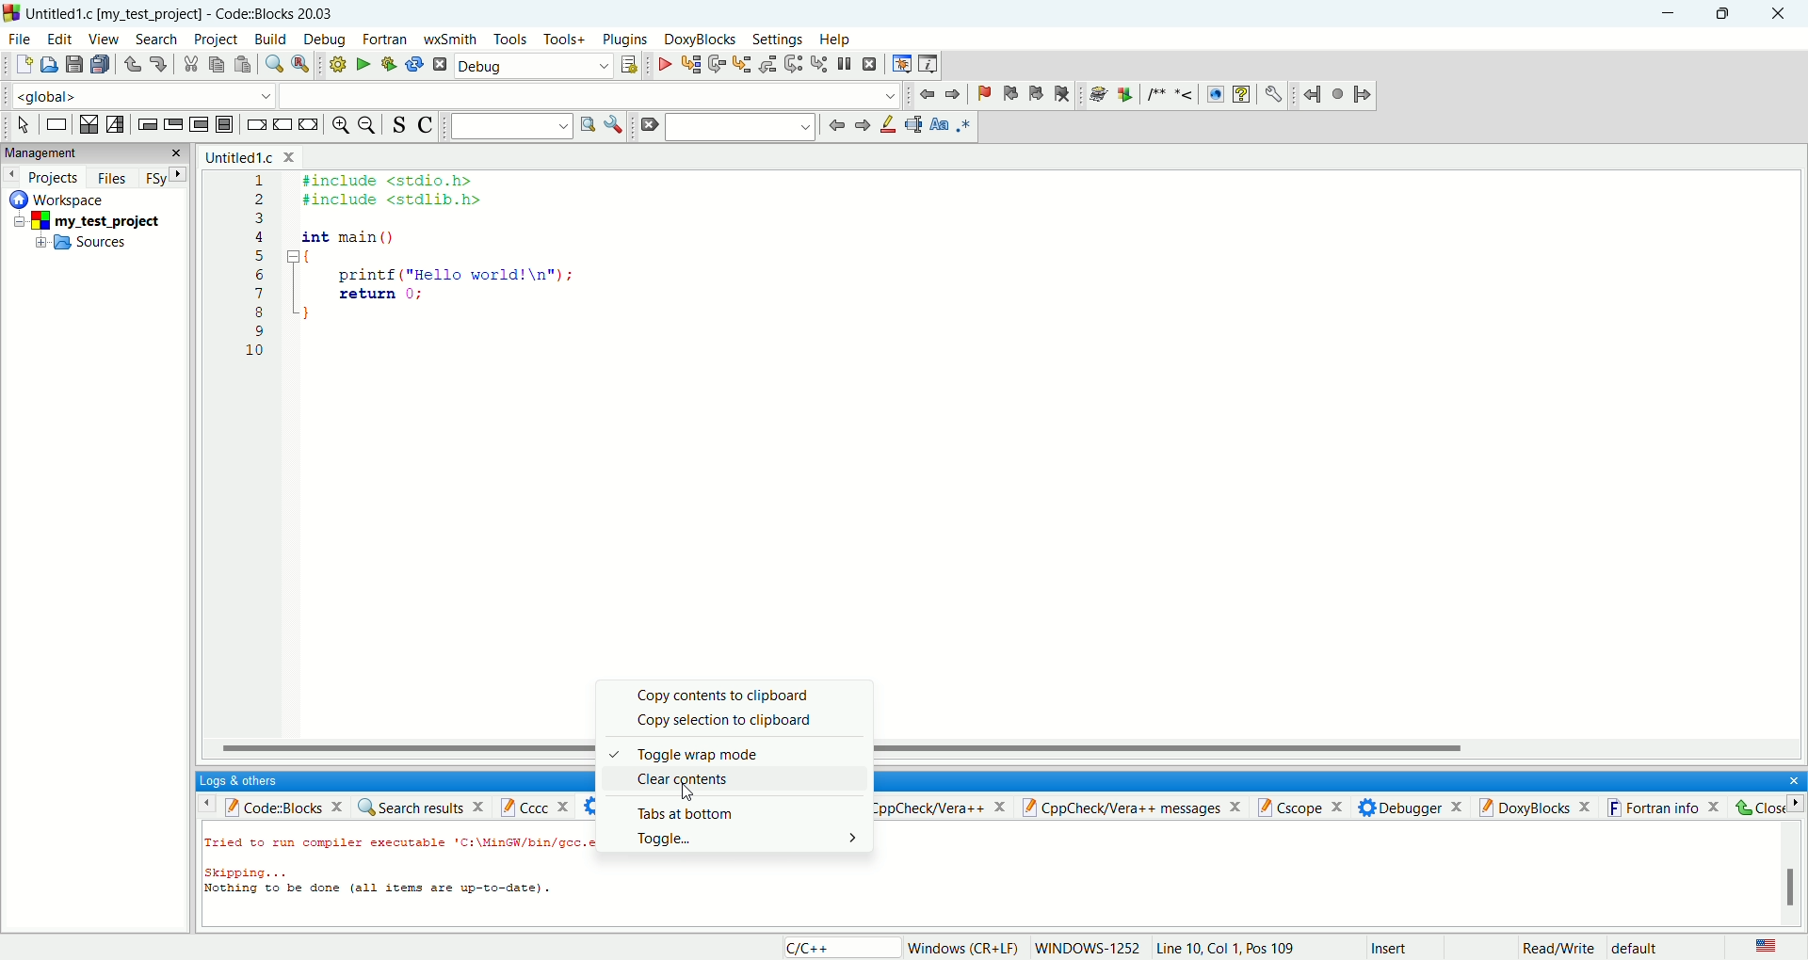  I want to click on return instruction, so click(308, 124).